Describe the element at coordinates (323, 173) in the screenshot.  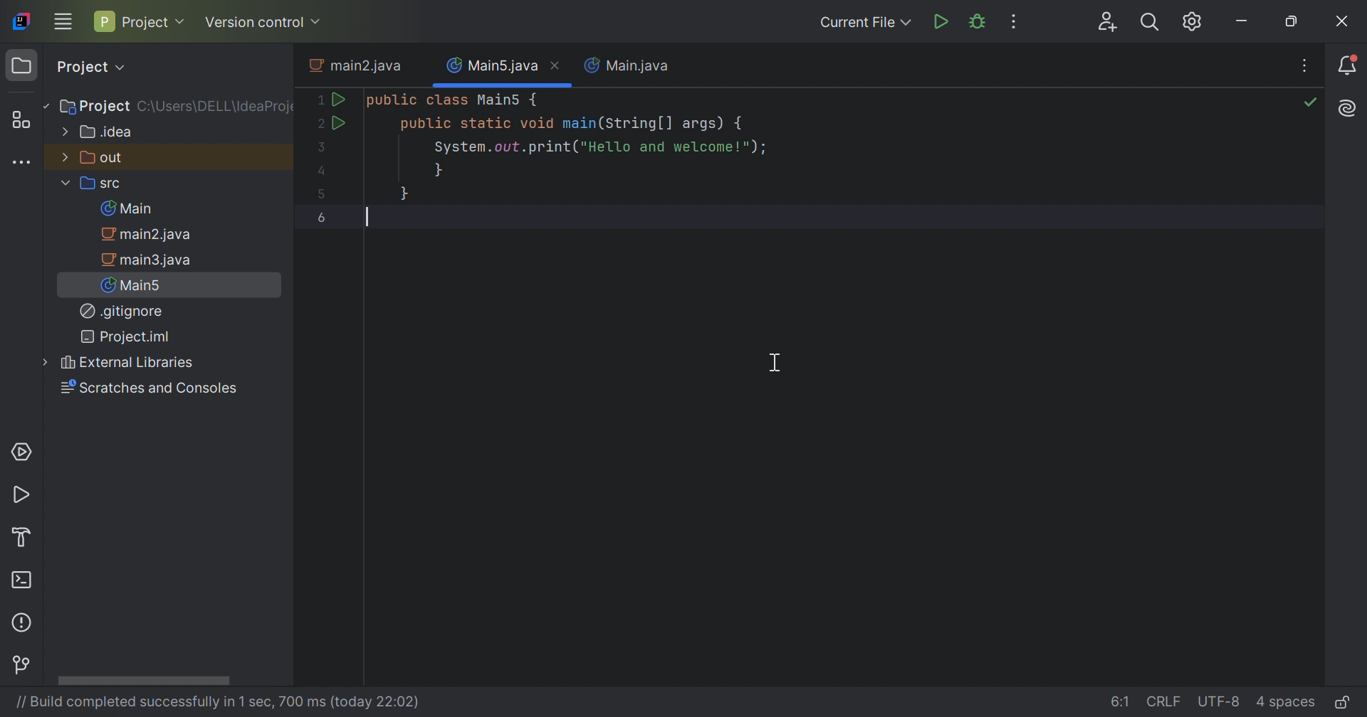
I see `4` at that location.